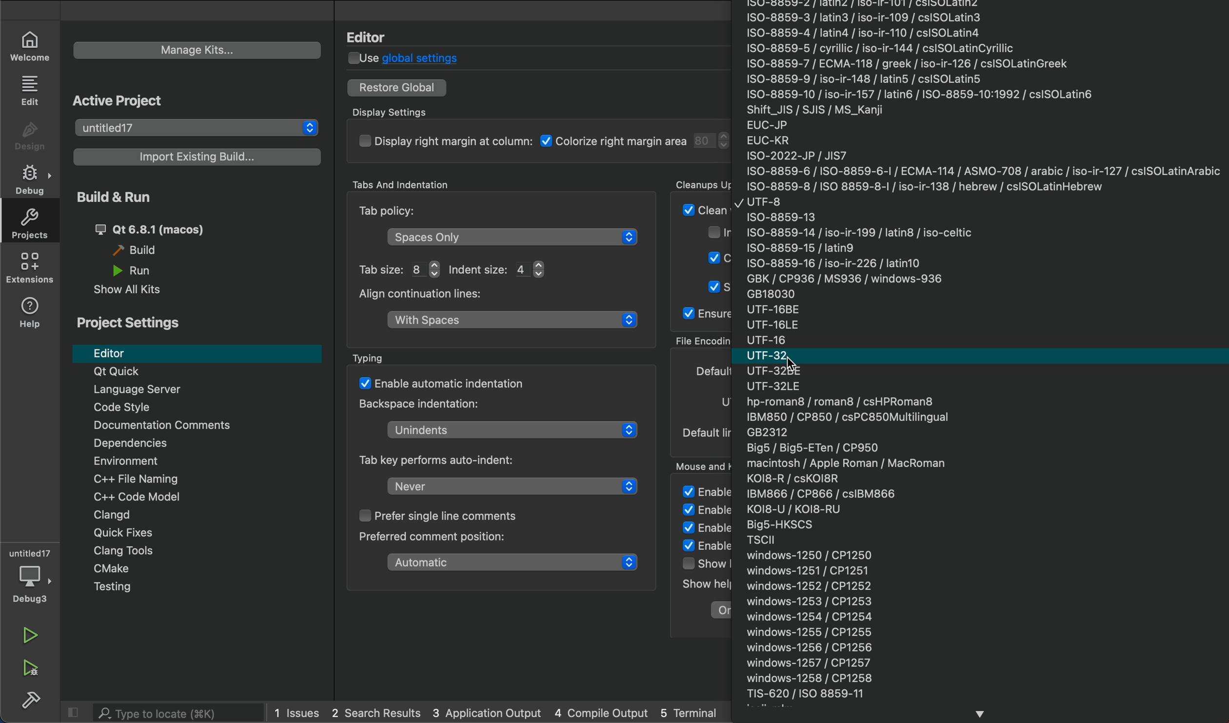  I want to click on Documentation comments, so click(194, 426).